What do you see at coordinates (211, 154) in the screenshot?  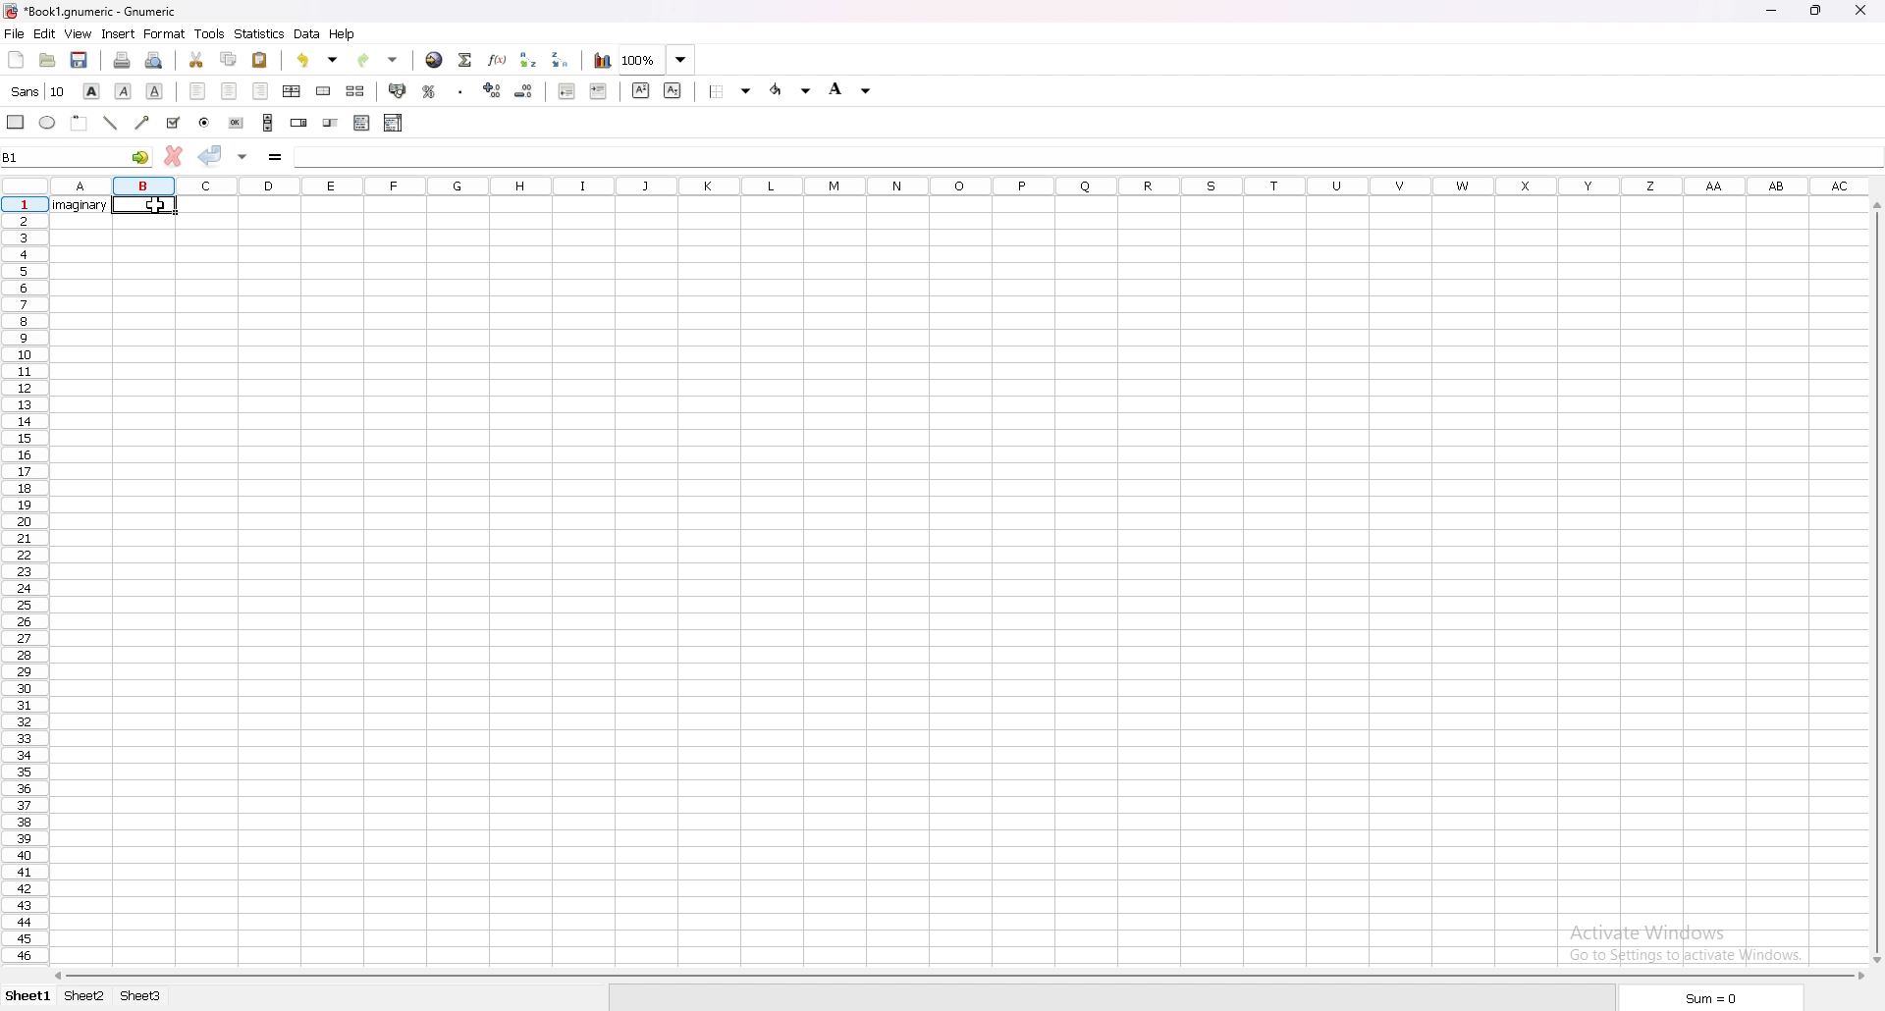 I see `accept changes` at bounding box center [211, 154].